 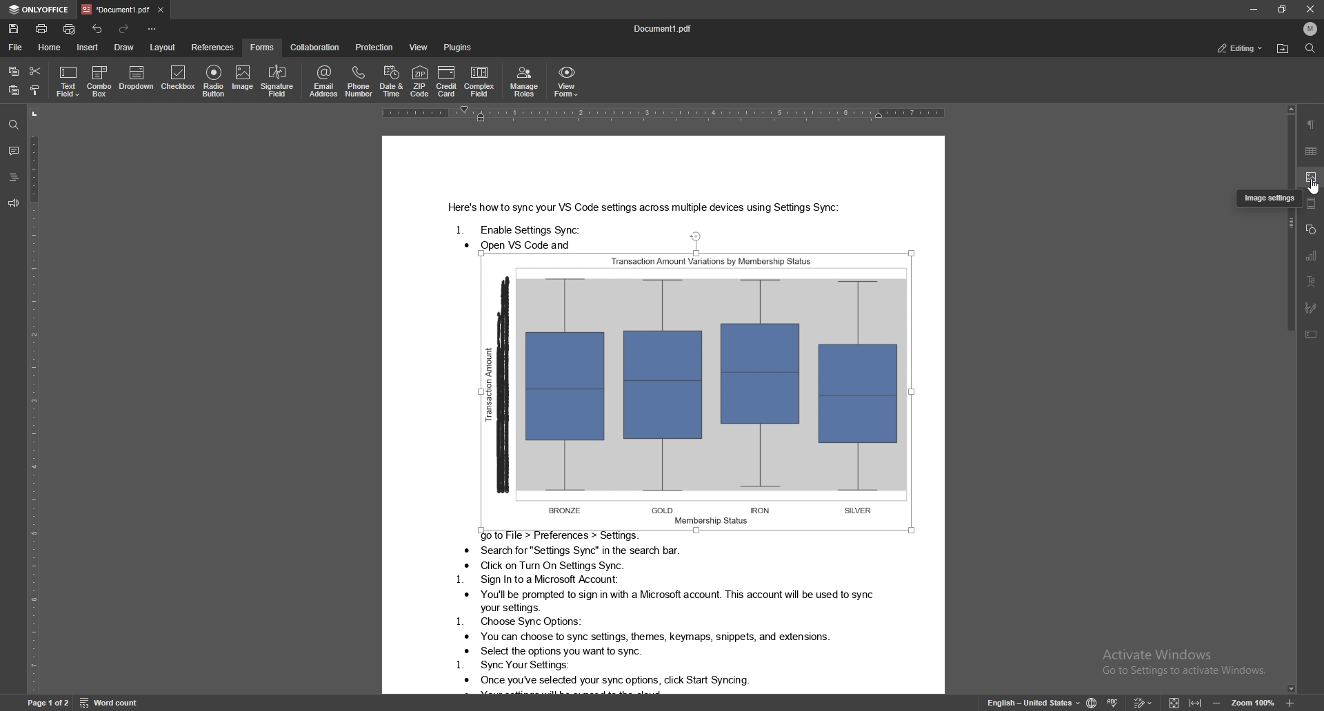 What do you see at coordinates (99, 29) in the screenshot?
I see `undo` at bounding box center [99, 29].